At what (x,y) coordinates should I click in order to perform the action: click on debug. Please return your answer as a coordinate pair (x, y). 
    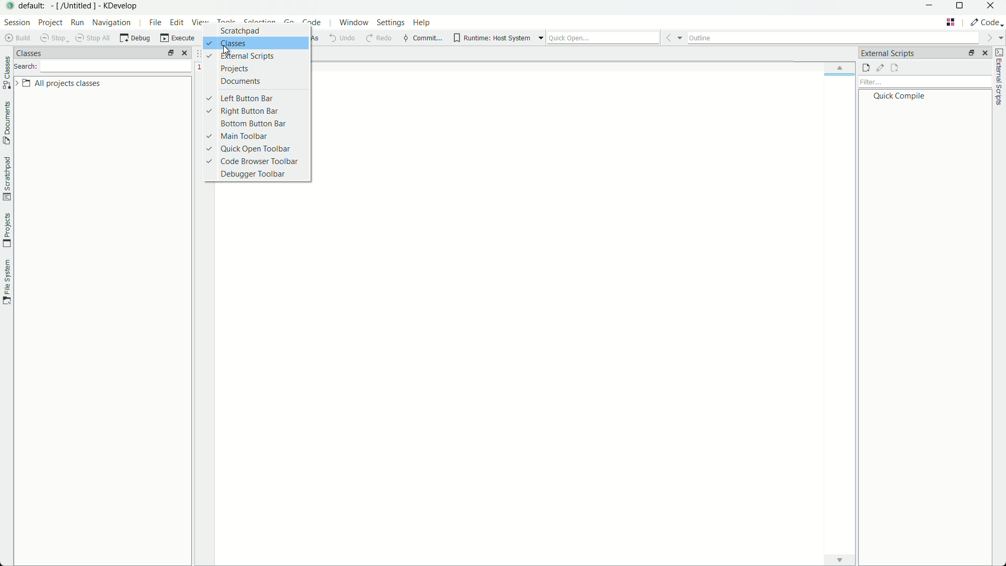
    Looking at the image, I should click on (137, 37).